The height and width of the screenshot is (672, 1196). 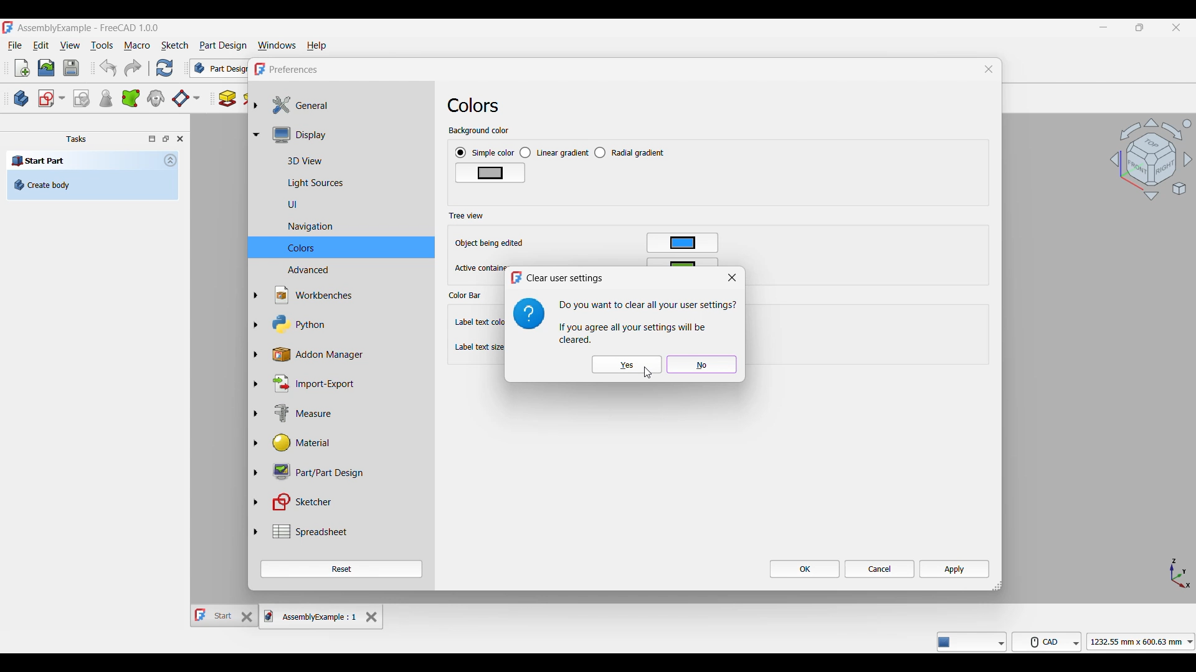 I want to click on Undo, so click(x=108, y=68).